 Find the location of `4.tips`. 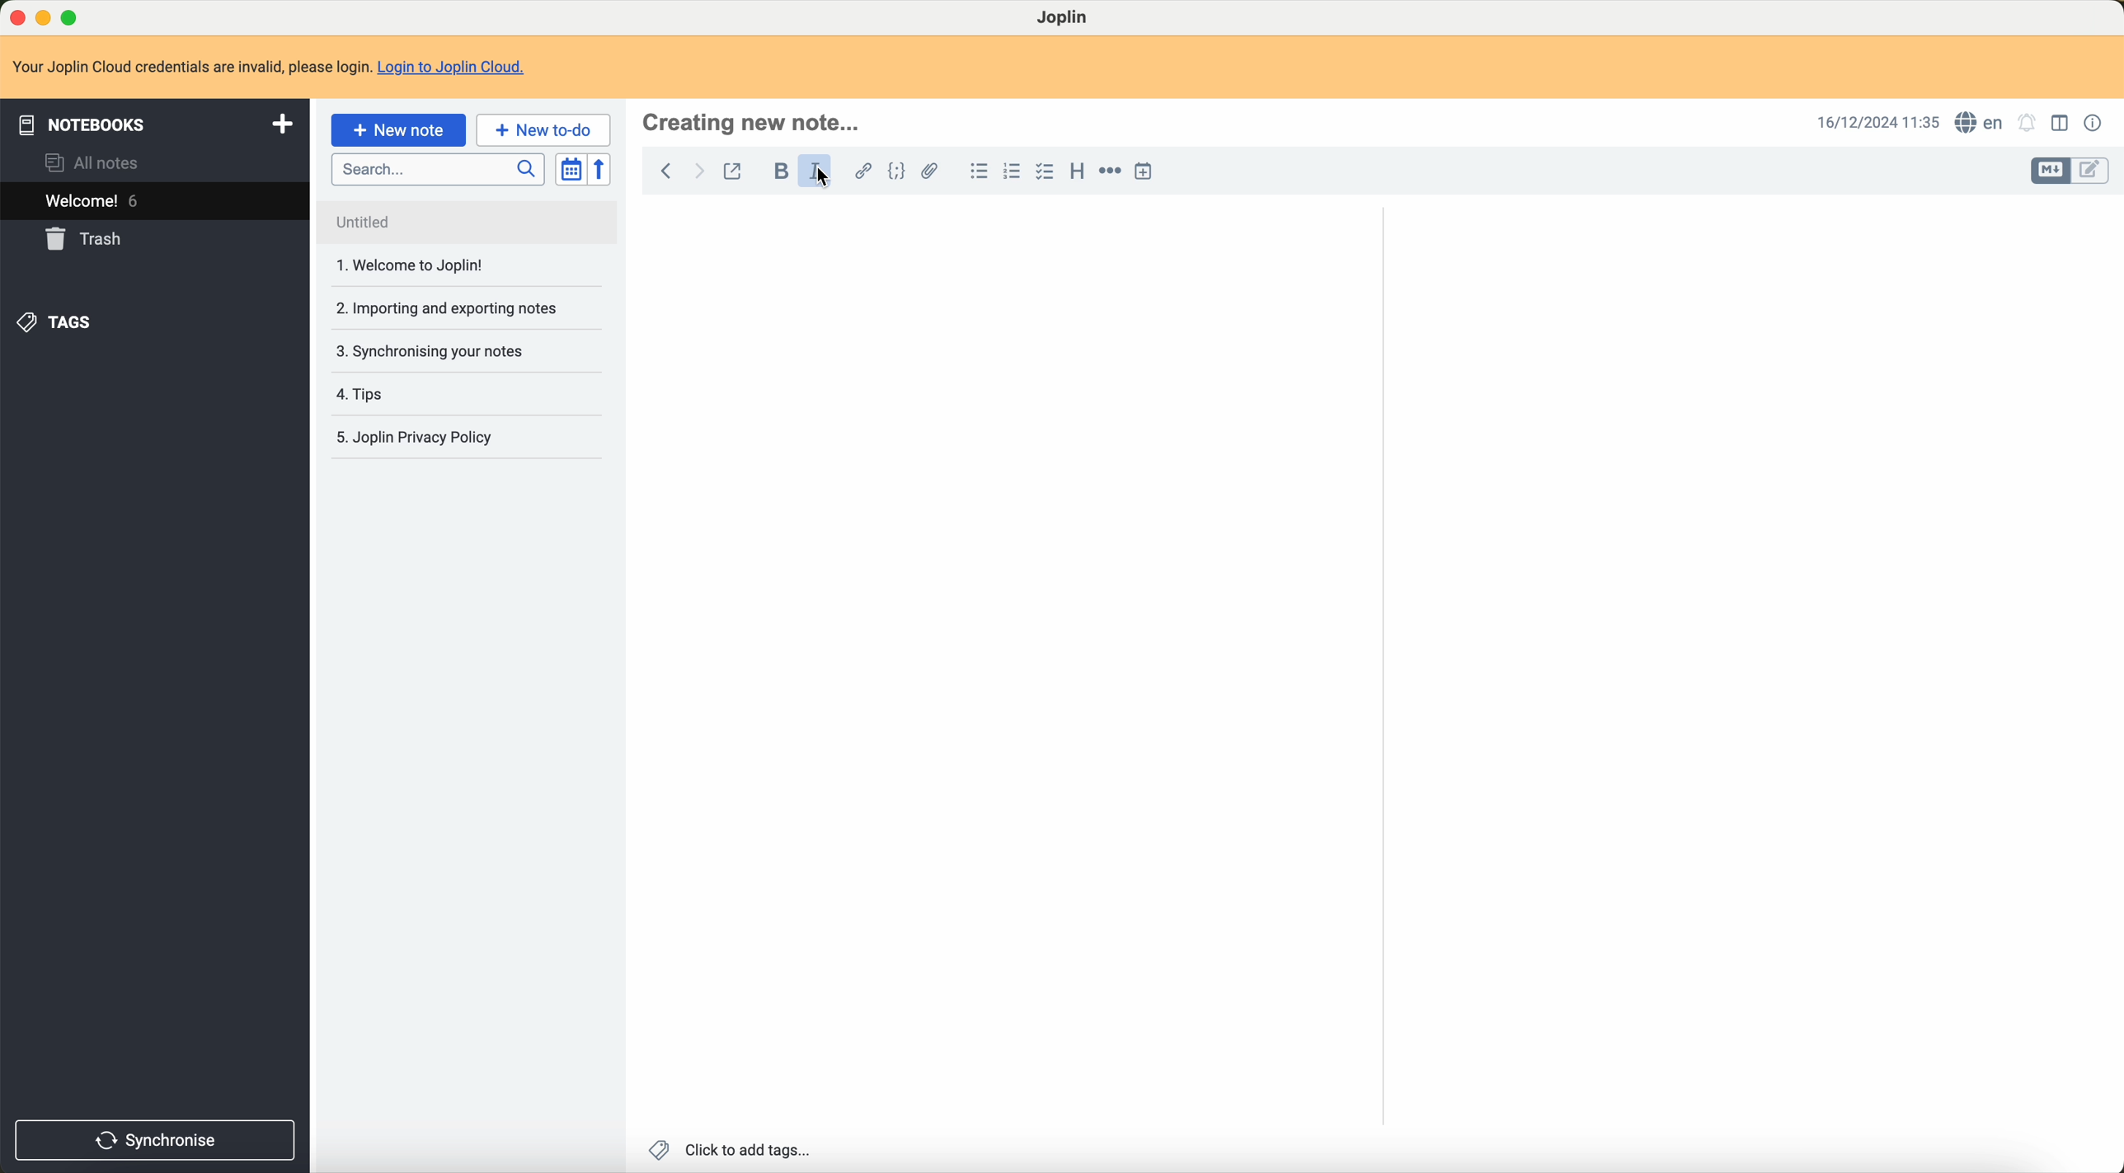

4.tips is located at coordinates (366, 395).